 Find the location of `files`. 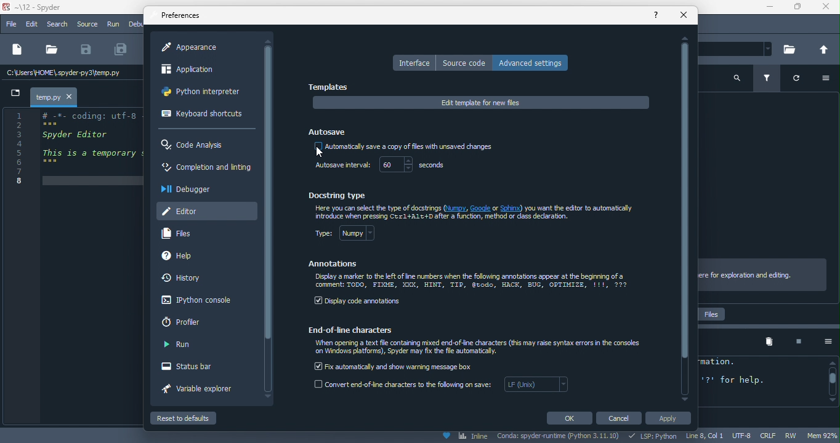

files is located at coordinates (182, 234).